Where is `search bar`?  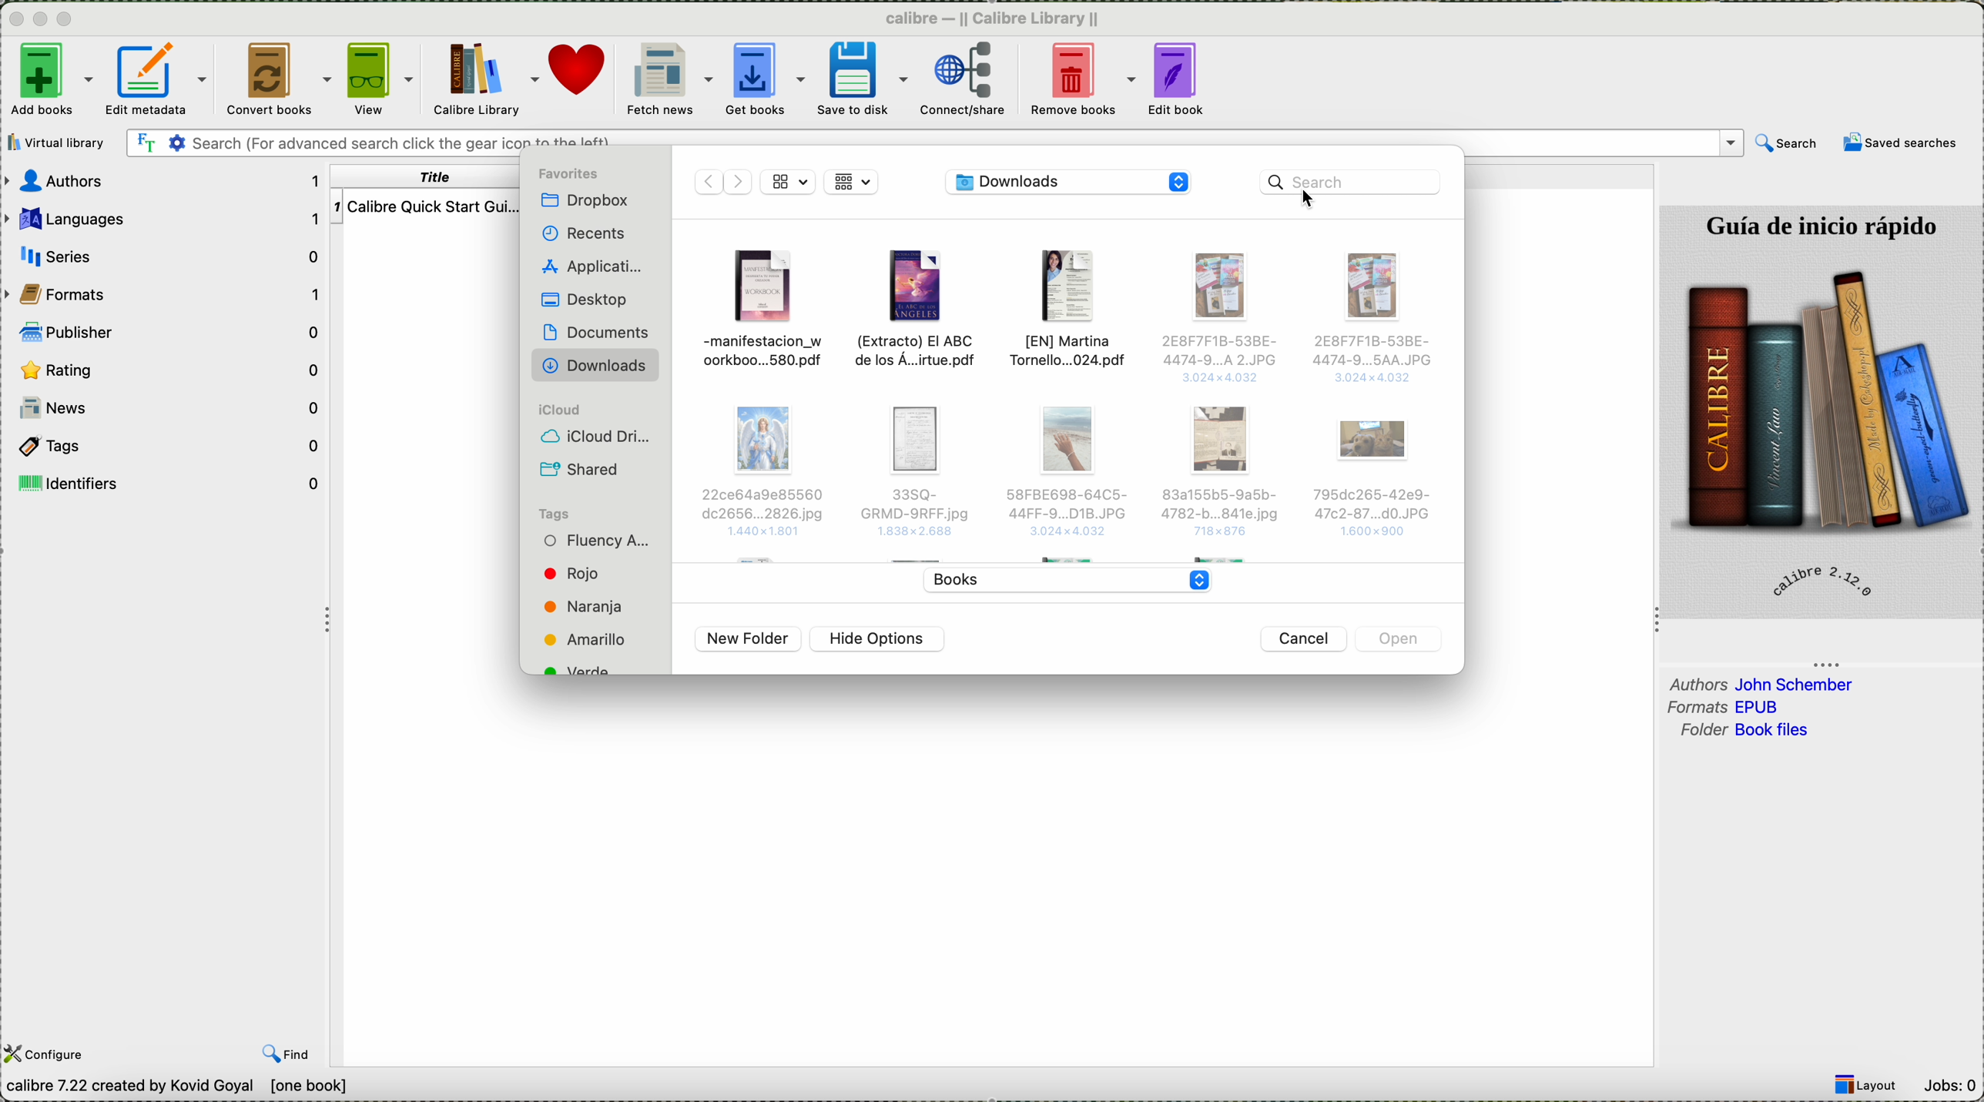 search bar is located at coordinates (933, 142).